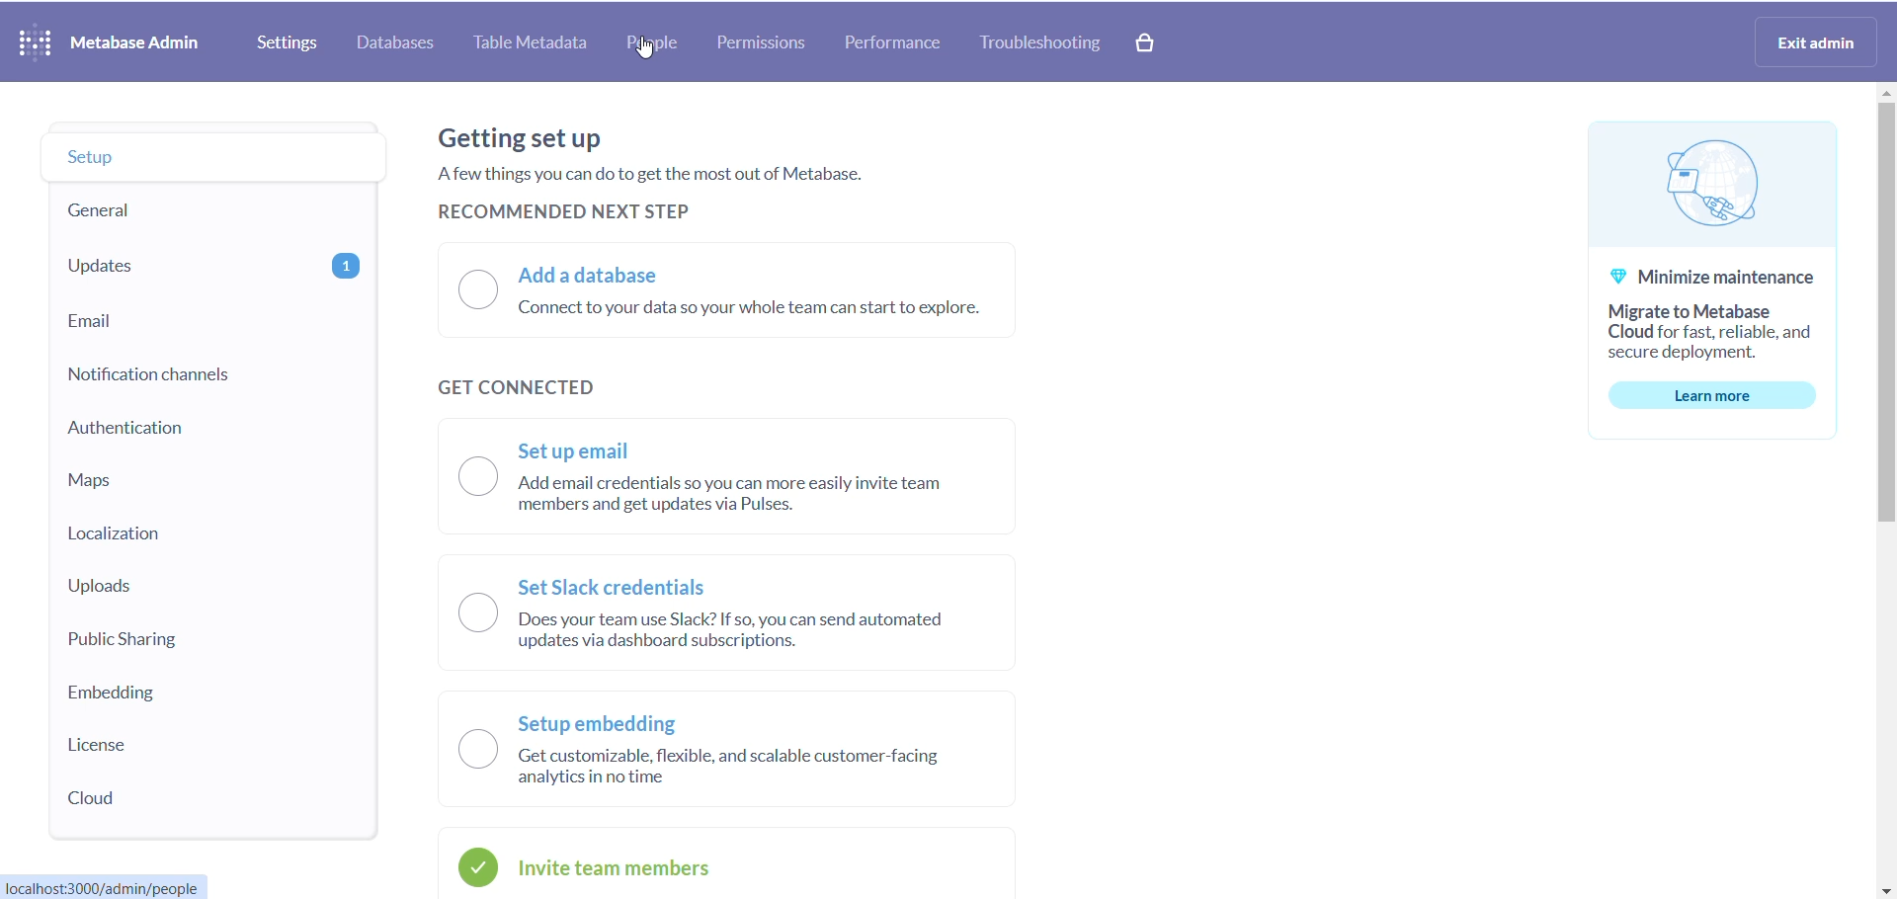 Image resolution: width=1897 pixels, height=899 pixels. What do you see at coordinates (189, 698) in the screenshot?
I see `embedding` at bounding box center [189, 698].